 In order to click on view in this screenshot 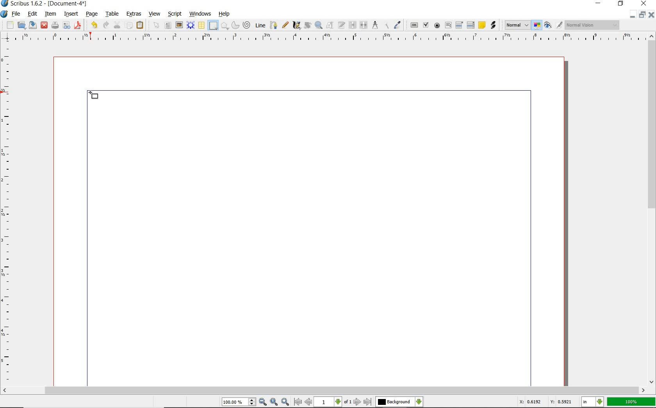, I will do `click(155, 14)`.